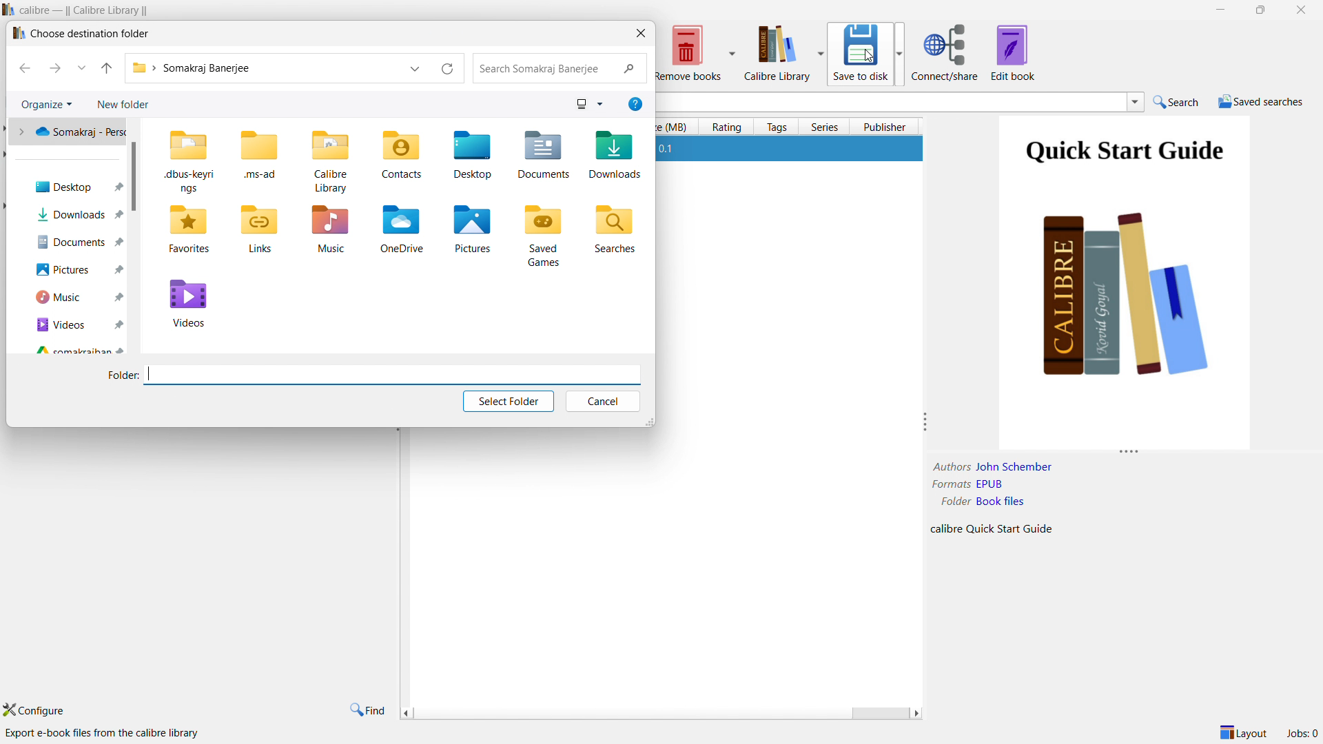 This screenshot has height=744, width=1323. Describe the element at coordinates (68, 132) in the screenshot. I see `Somakraj - pers` at that location.